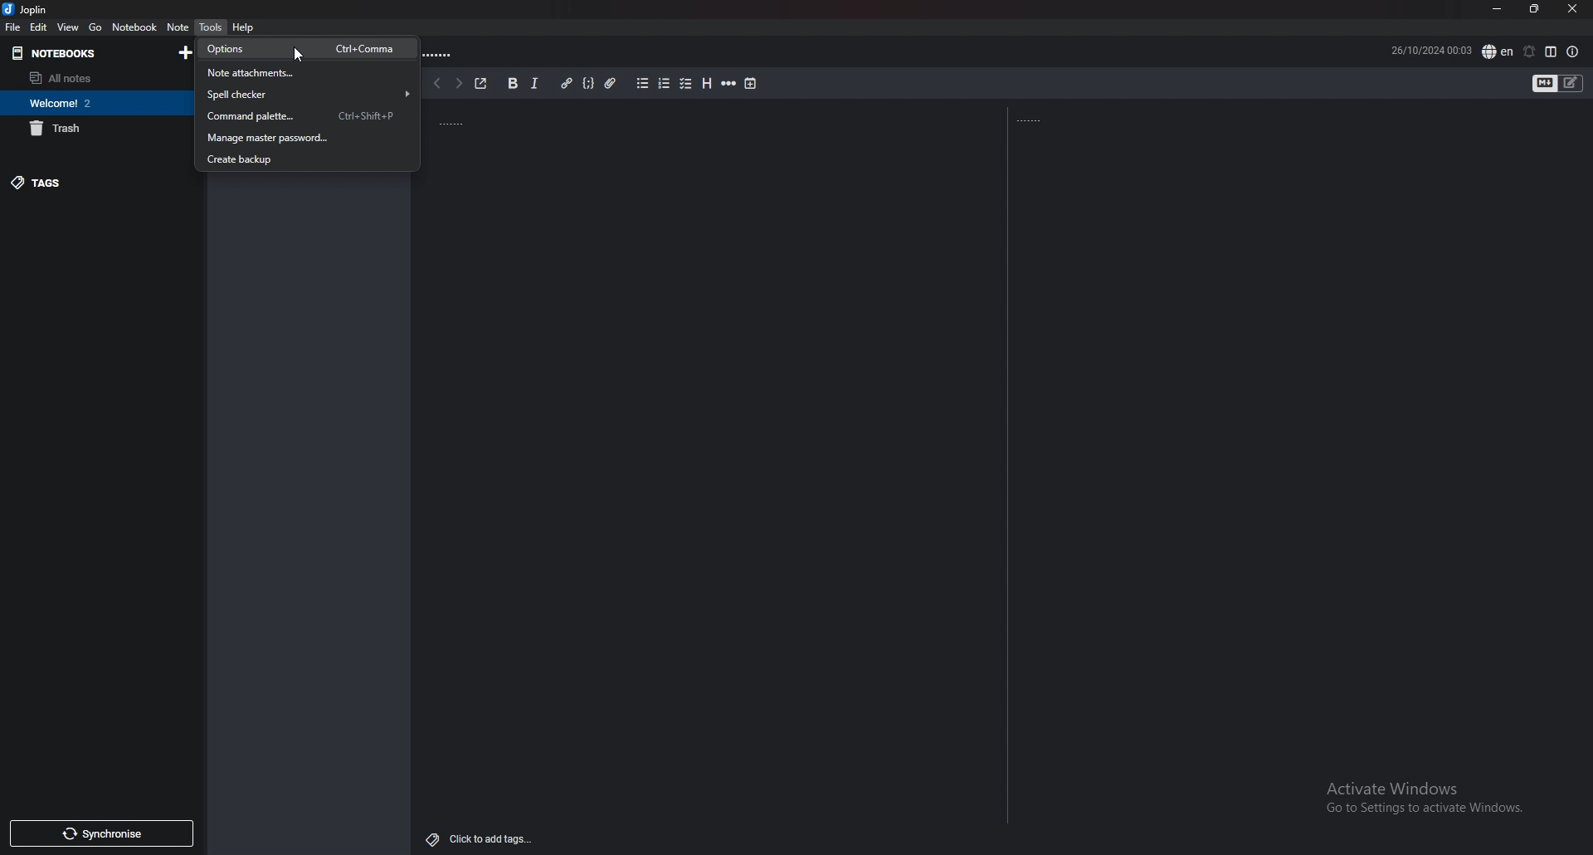 Image resolution: width=1593 pixels, height=855 pixels. I want to click on notebooks, so click(79, 53).